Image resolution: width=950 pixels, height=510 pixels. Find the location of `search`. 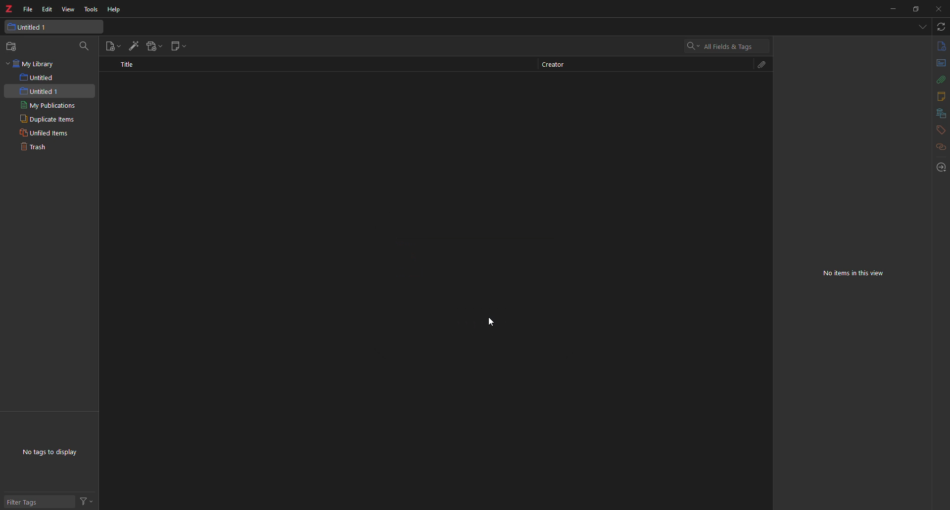

search is located at coordinates (86, 45).